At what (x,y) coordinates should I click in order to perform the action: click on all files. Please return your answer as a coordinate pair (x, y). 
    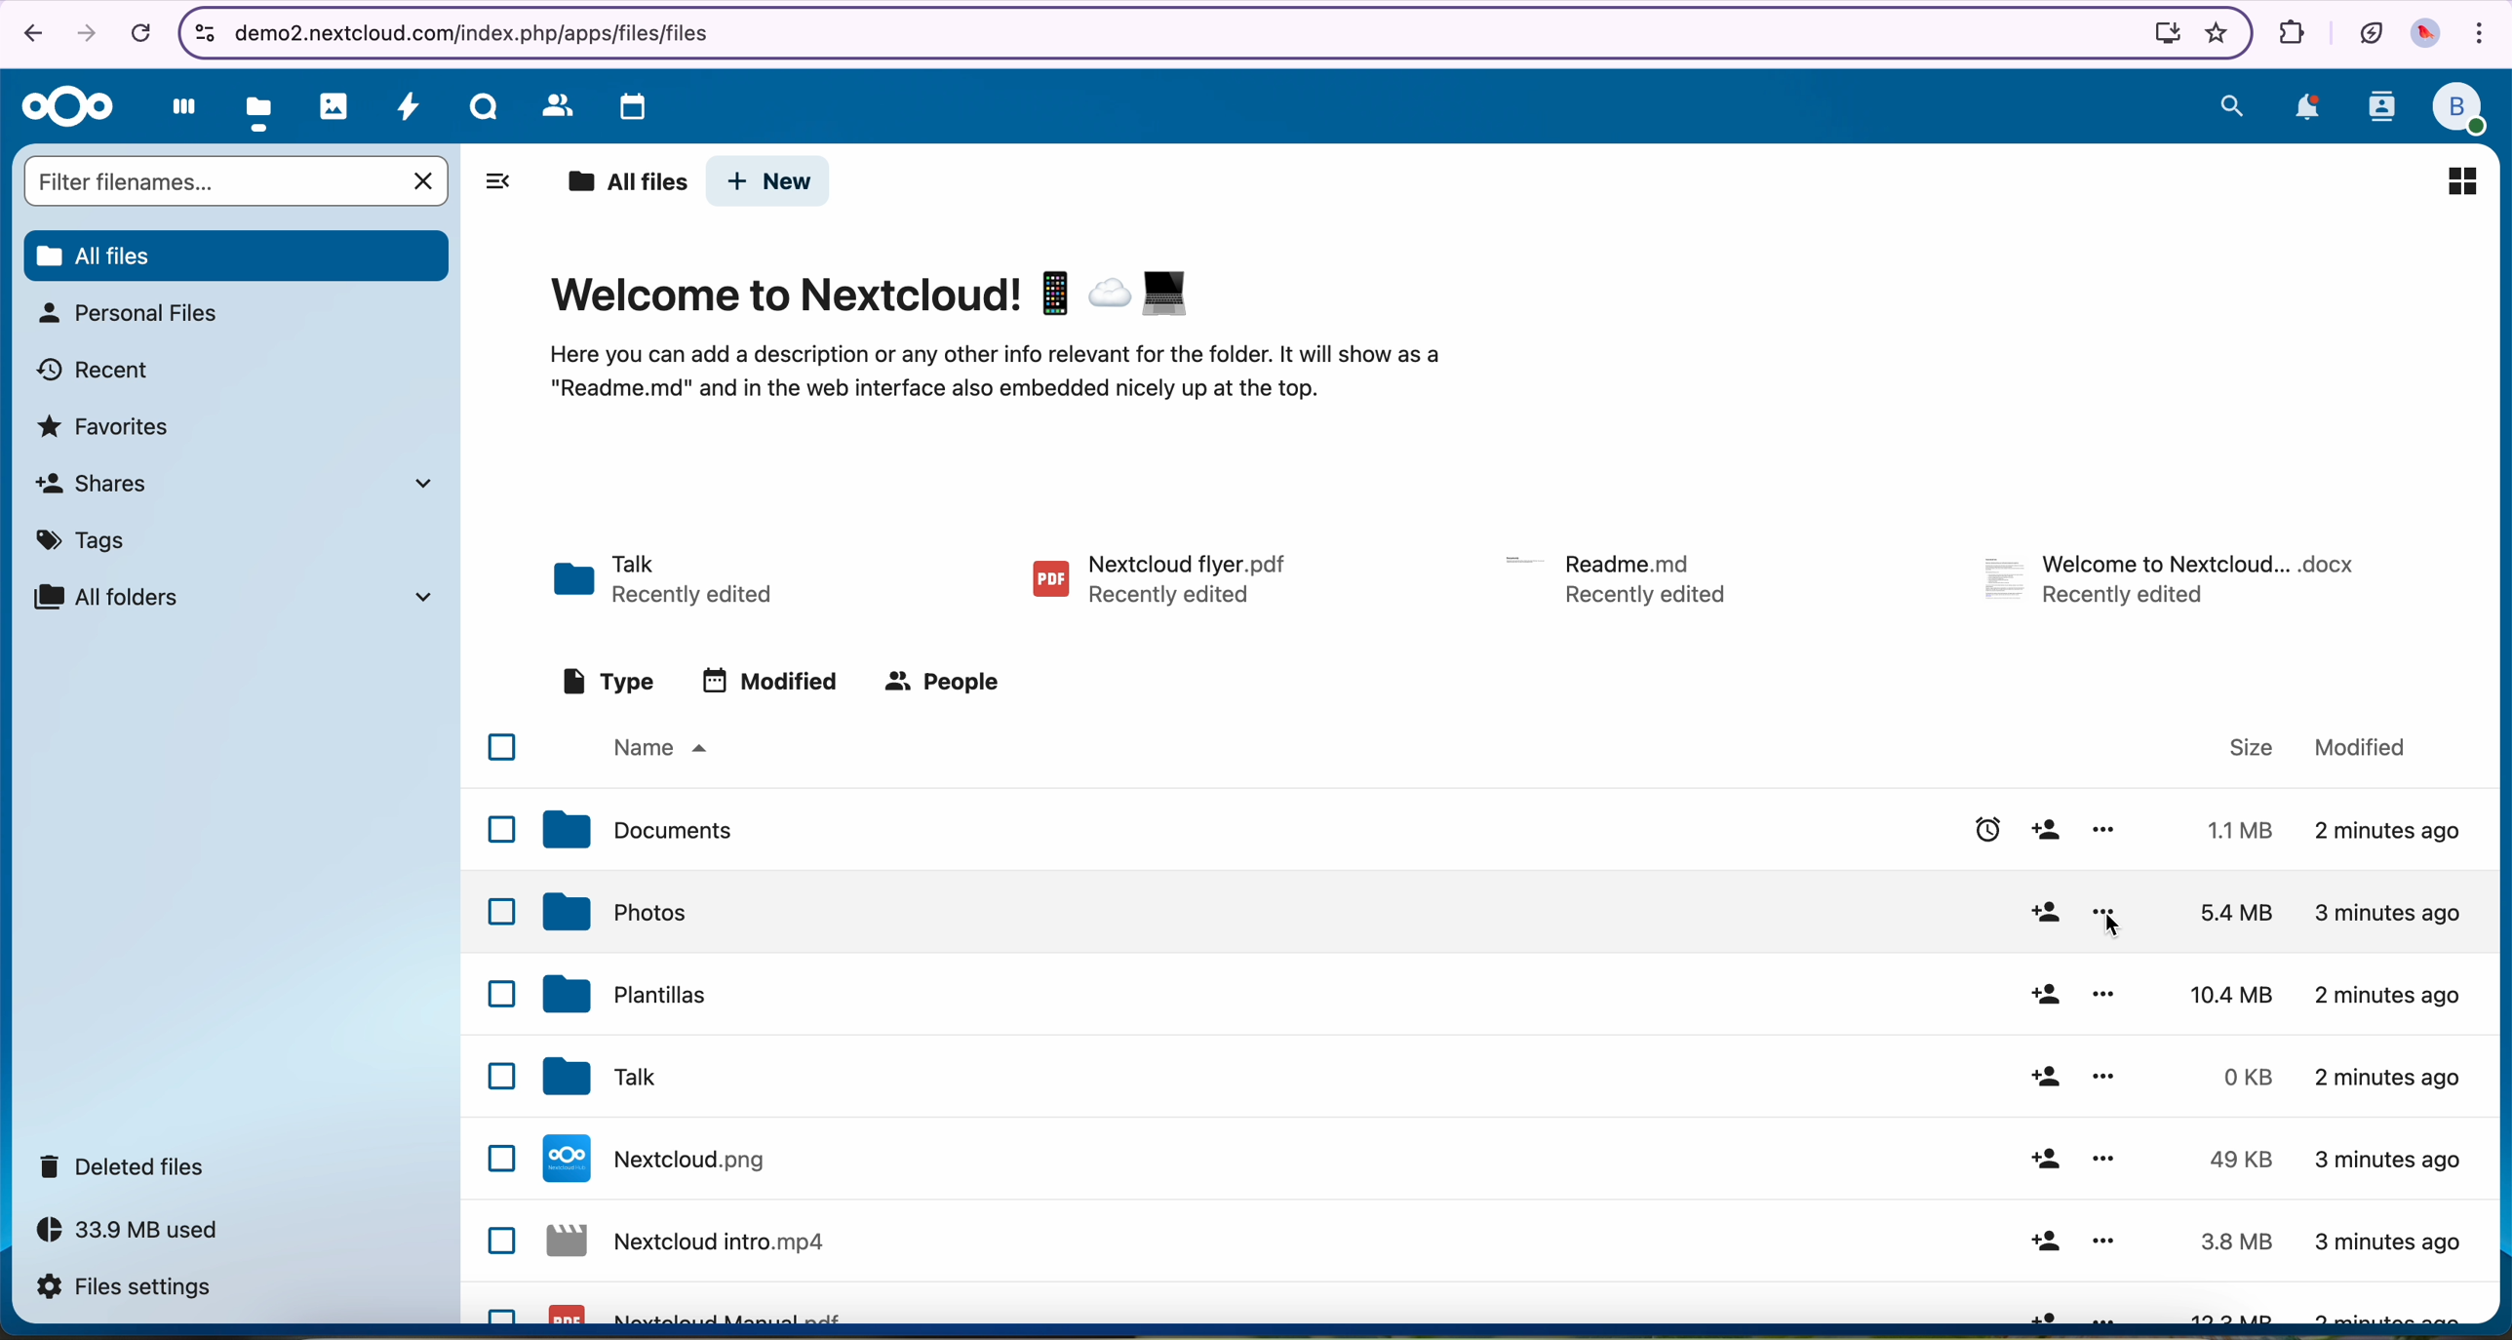
    Looking at the image, I should click on (621, 180).